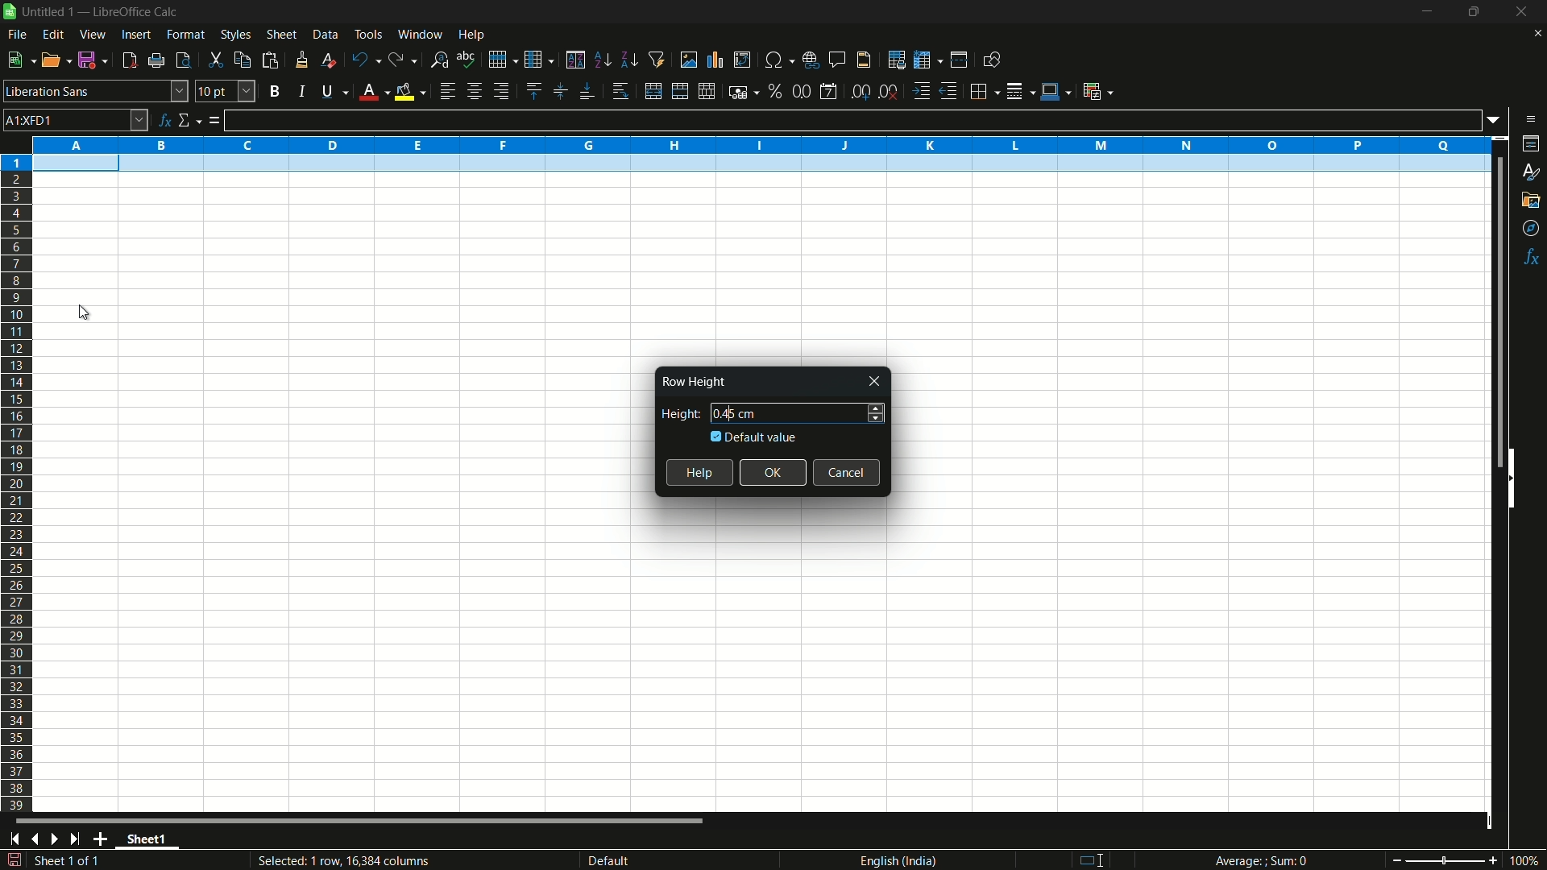  What do you see at coordinates (774, 472) in the screenshot?
I see `ok` at bounding box center [774, 472].